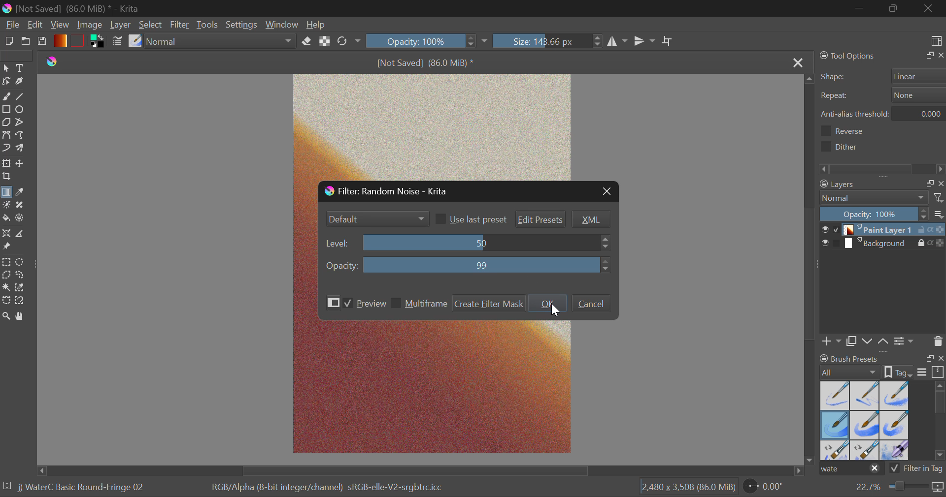 The width and height of the screenshot is (946, 497). I want to click on repeat button, so click(916, 95).